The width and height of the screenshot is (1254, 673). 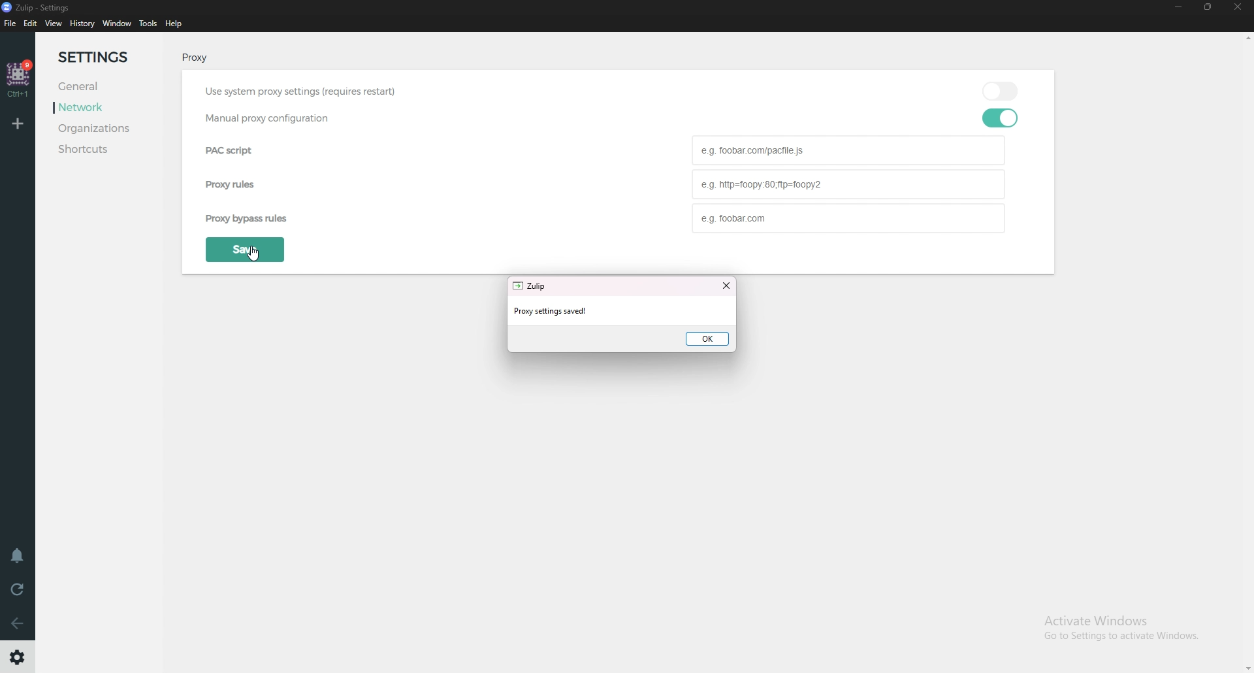 What do you see at coordinates (320, 90) in the screenshot?
I see `Use system proxy settings` at bounding box center [320, 90].